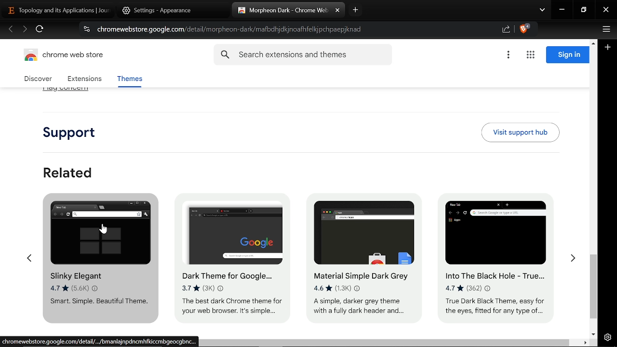 The height and width of the screenshot is (347, 617). Describe the element at coordinates (594, 287) in the screenshot. I see `Vertical scrollbar` at that location.